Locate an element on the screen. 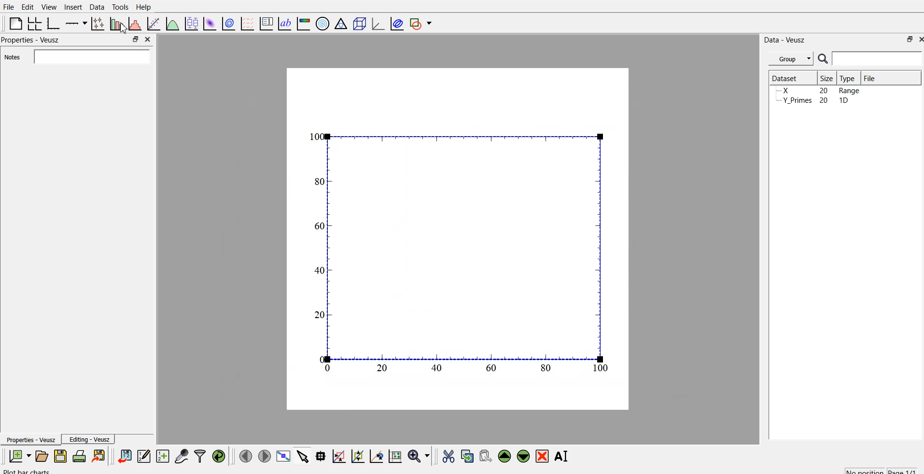  import data is located at coordinates (125, 455).